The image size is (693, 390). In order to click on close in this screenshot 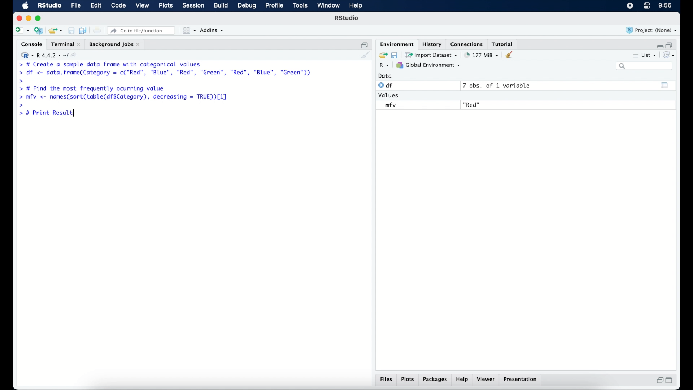, I will do `click(18, 18)`.